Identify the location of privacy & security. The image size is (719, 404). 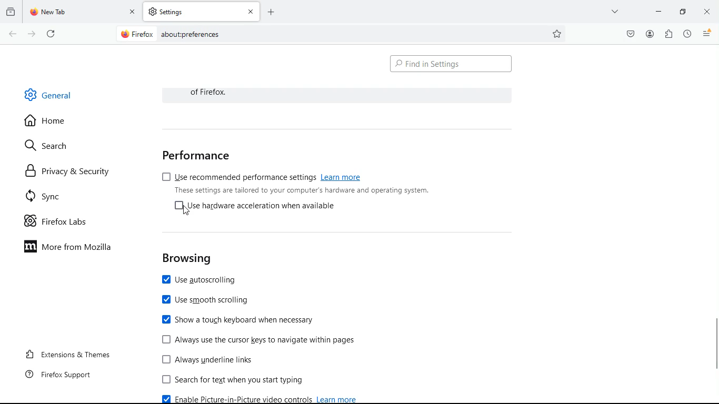
(68, 171).